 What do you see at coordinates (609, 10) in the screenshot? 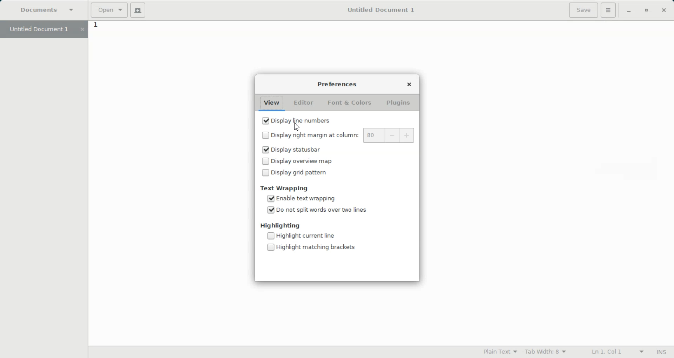
I see `Hamburger setting` at bounding box center [609, 10].